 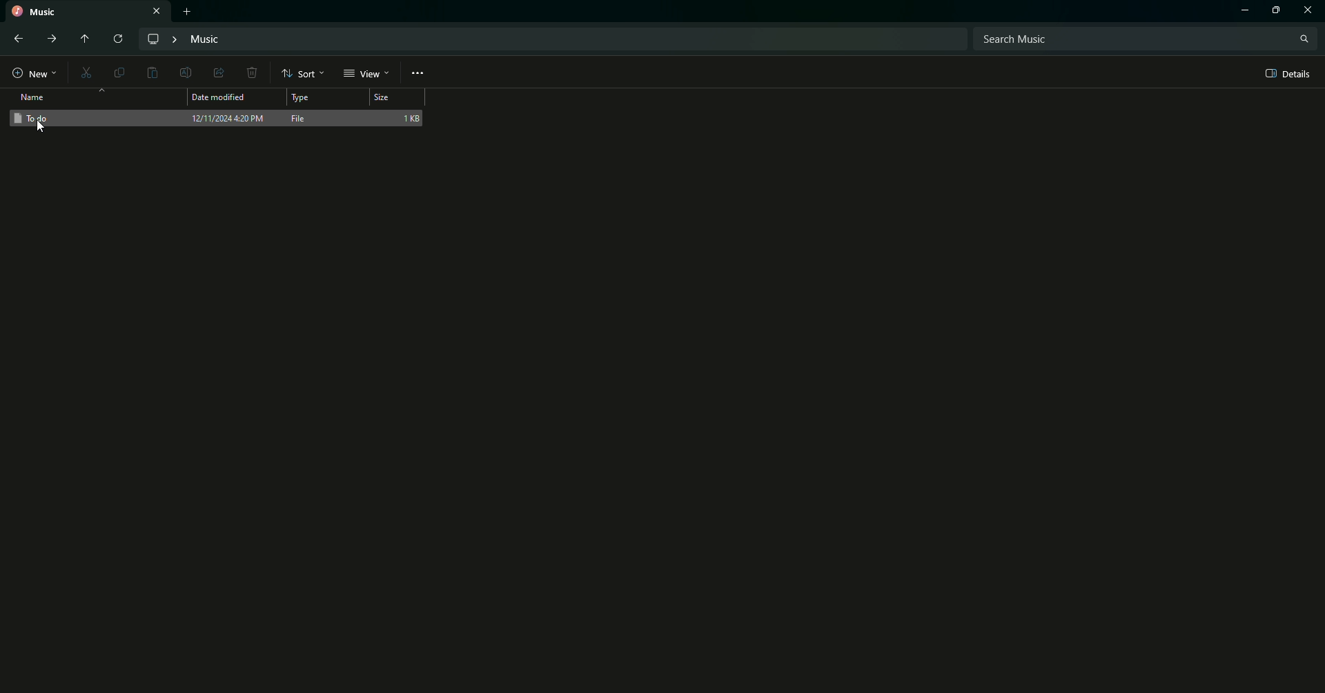 I want to click on Date and time, so click(x=226, y=120).